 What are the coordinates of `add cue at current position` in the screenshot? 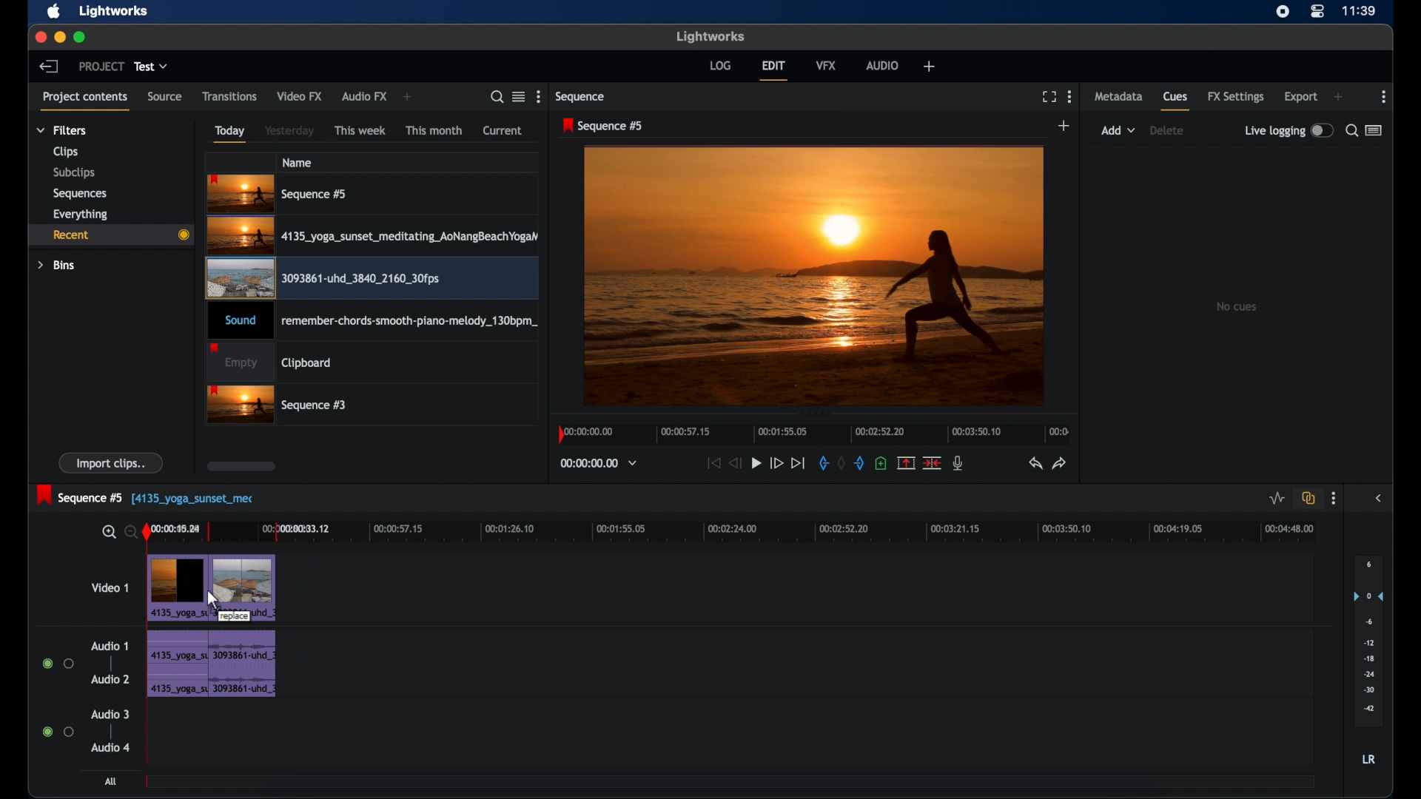 It's located at (881, 462).